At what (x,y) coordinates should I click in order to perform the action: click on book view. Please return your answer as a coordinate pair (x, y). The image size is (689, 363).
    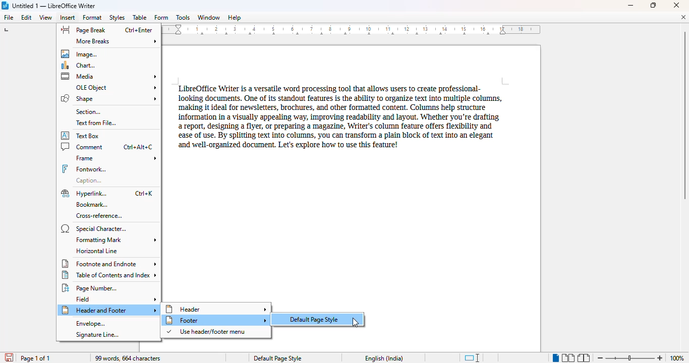
    Looking at the image, I should click on (583, 358).